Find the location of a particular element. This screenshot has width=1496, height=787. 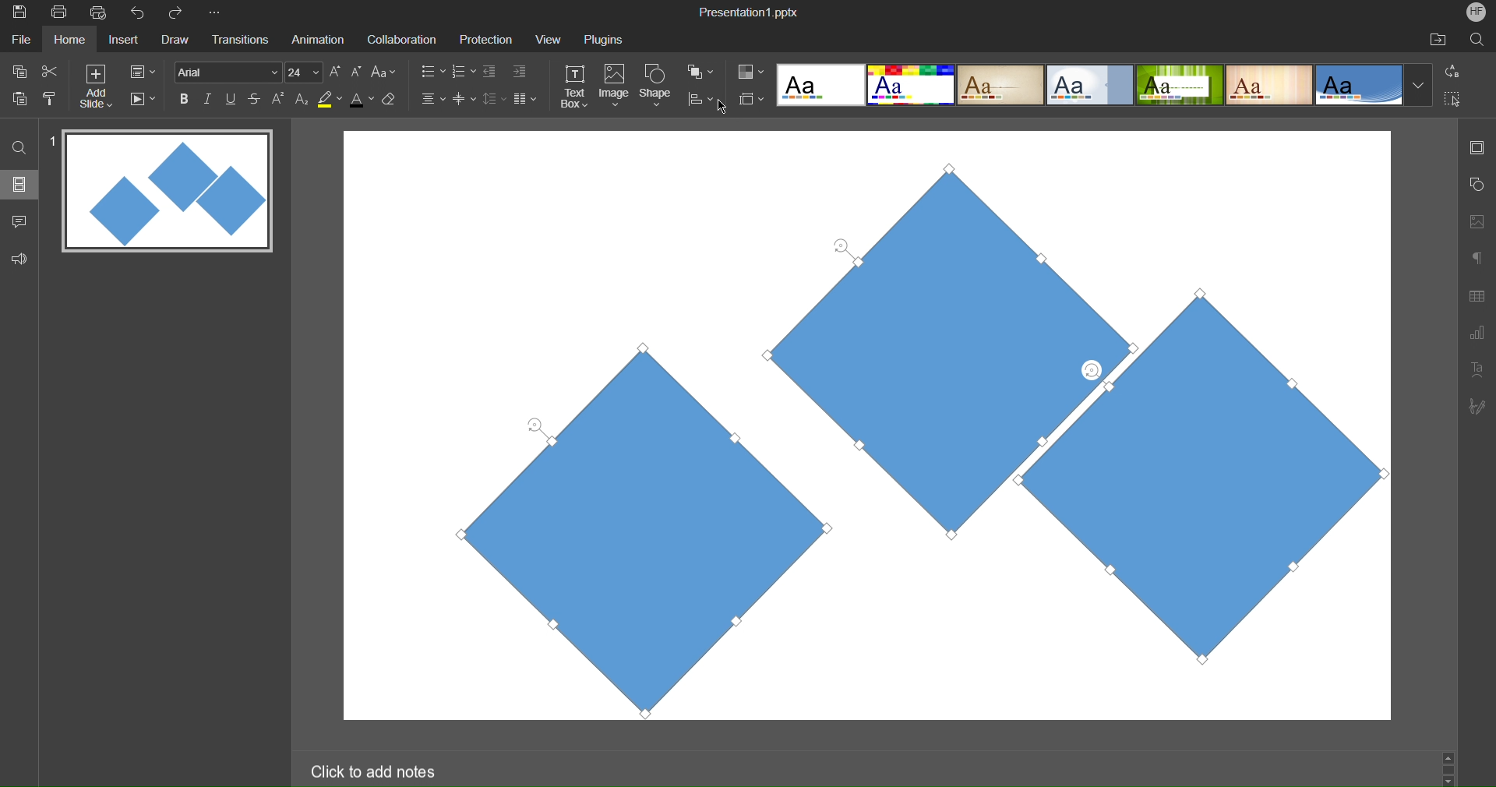

open file location is located at coordinates (1438, 39).